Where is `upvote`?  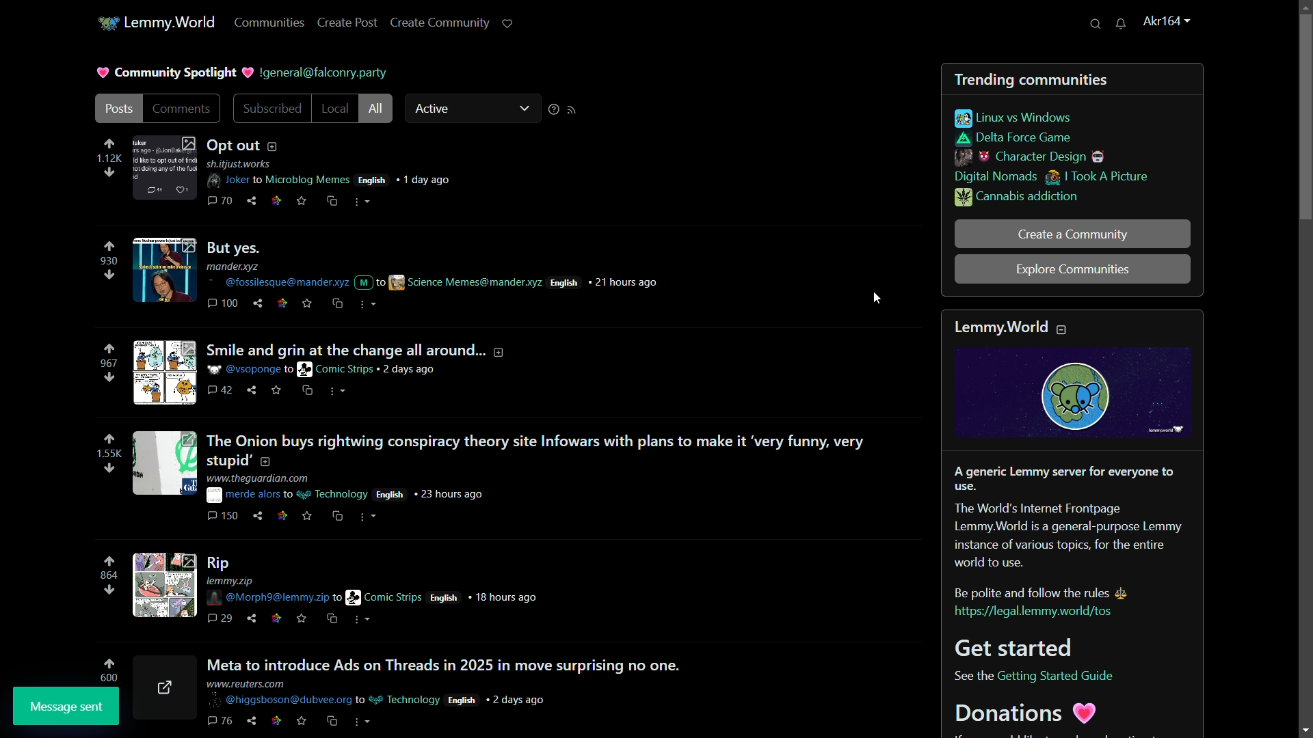 upvote is located at coordinates (110, 662).